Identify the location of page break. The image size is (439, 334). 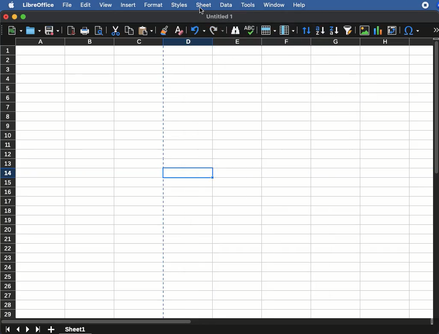
(163, 104).